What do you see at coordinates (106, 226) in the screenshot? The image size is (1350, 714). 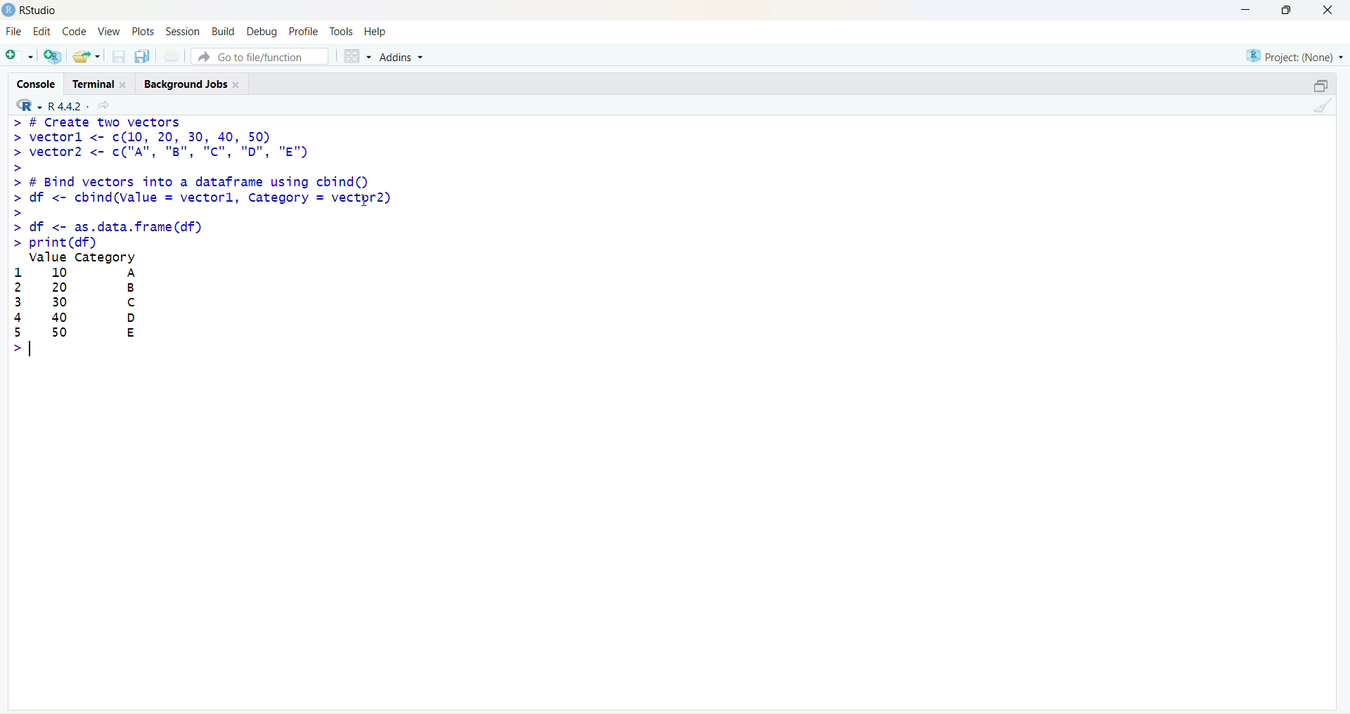 I see `df <- as.data.frame(df)` at bounding box center [106, 226].